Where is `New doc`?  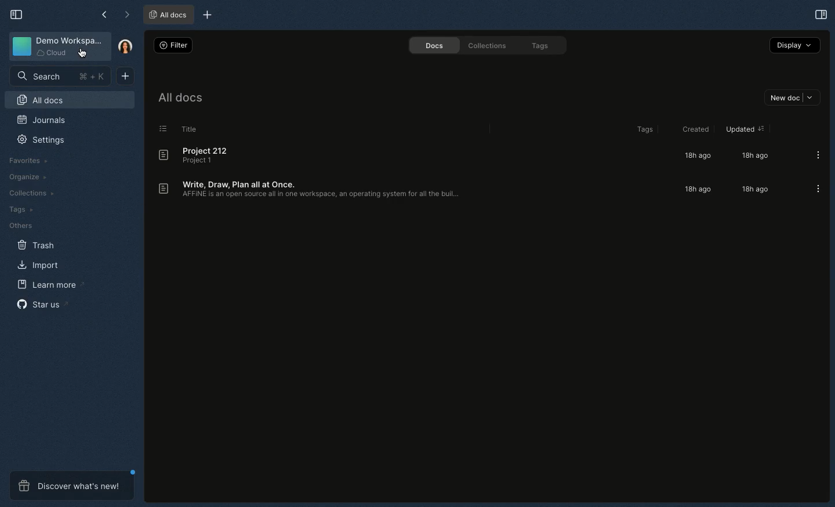 New doc is located at coordinates (792, 98).